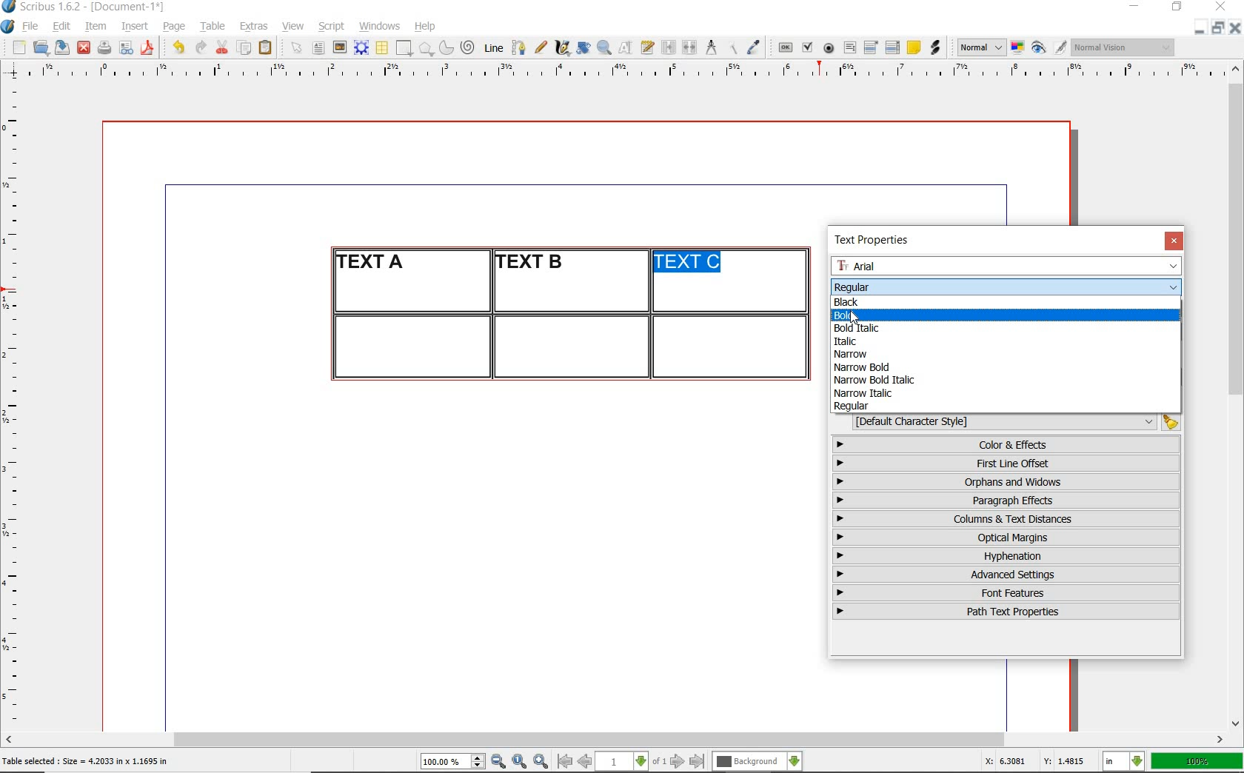 This screenshot has height=773, width=1244. Describe the element at coordinates (1004, 500) in the screenshot. I see `paragraph effects` at that location.